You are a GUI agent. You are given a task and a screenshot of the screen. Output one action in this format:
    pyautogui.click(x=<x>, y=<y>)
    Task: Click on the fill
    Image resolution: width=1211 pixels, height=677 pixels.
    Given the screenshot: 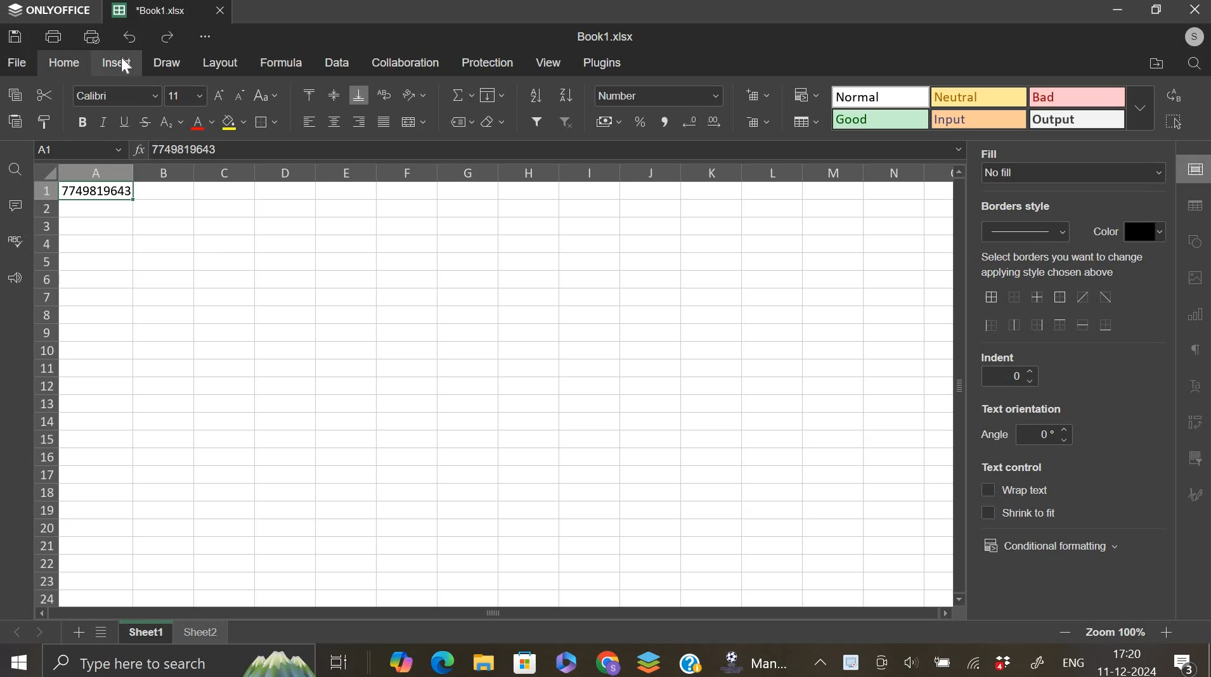 What is the action you would take?
    pyautogui.click(x=493, y=95)
    